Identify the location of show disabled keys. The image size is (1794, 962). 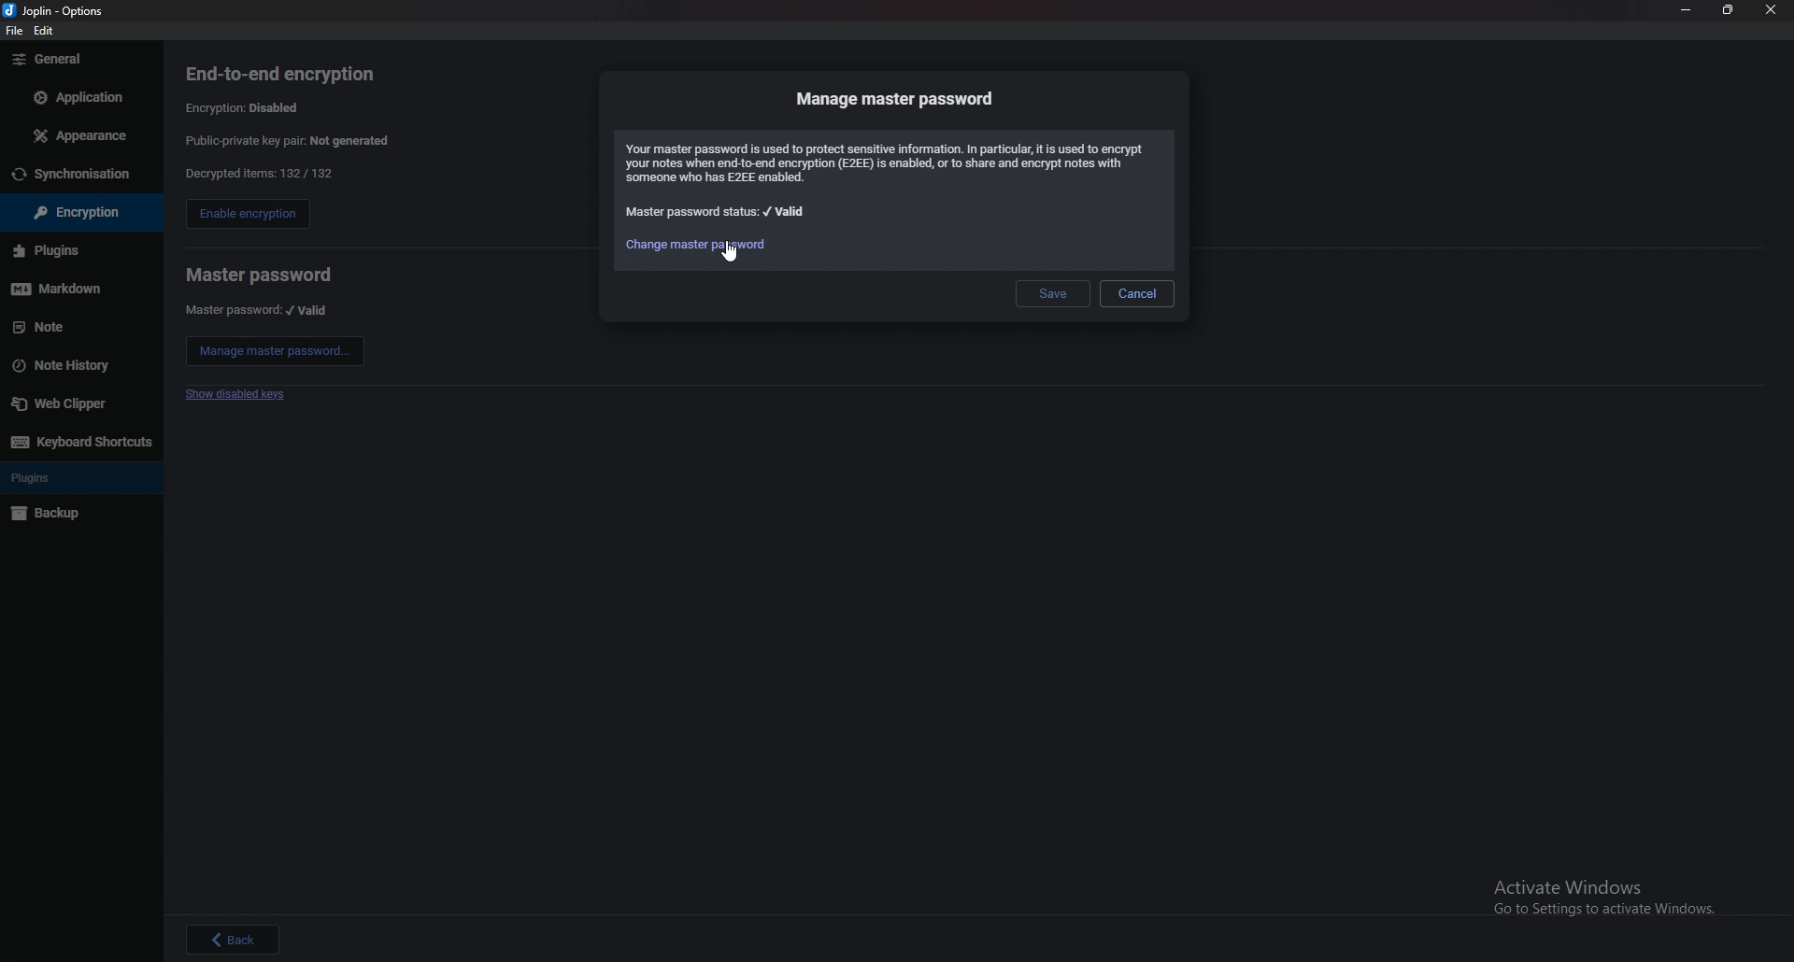
(239, 395).